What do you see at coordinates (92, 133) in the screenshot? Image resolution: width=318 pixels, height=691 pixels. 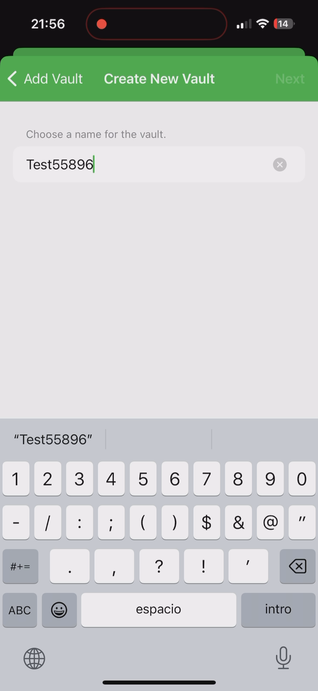 I see `choose a name for the vault` at bounding box center [92, 133].